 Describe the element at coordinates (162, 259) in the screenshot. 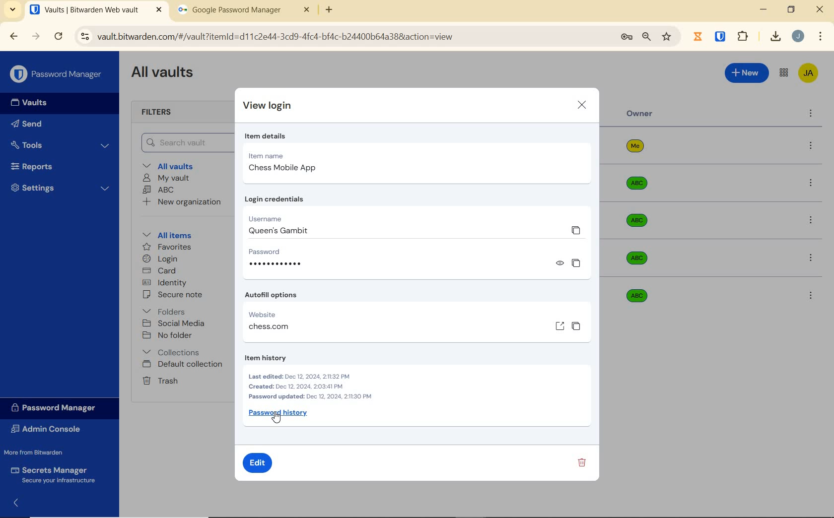

I see `login` at that location.